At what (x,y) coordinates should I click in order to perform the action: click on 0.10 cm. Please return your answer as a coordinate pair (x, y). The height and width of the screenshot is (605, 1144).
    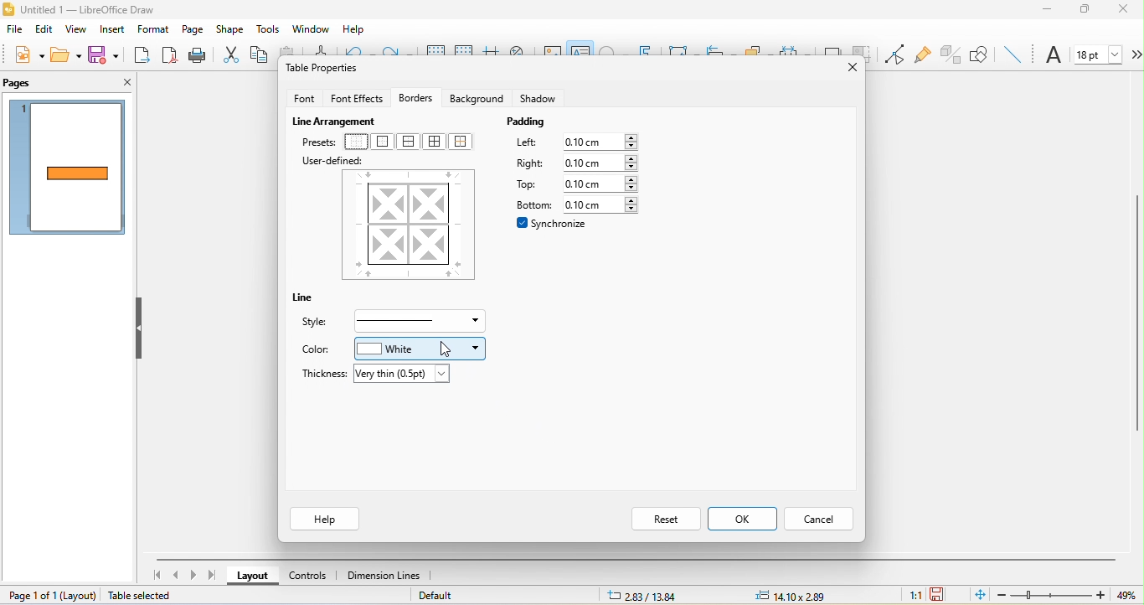
    Looking at the image, I should click on (605, 203).